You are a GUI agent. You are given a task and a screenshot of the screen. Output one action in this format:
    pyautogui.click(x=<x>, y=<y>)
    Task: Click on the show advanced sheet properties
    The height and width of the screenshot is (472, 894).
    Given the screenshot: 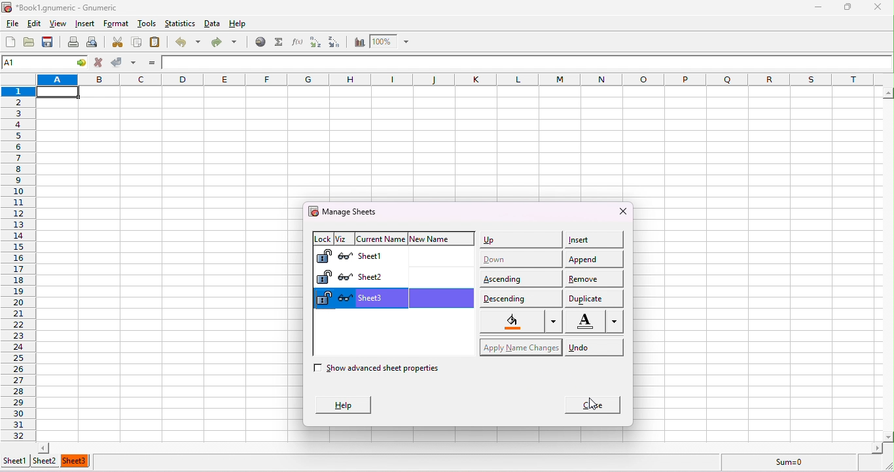 What is the action you would take?
    pyautogui.click(x=393, y=371)
    